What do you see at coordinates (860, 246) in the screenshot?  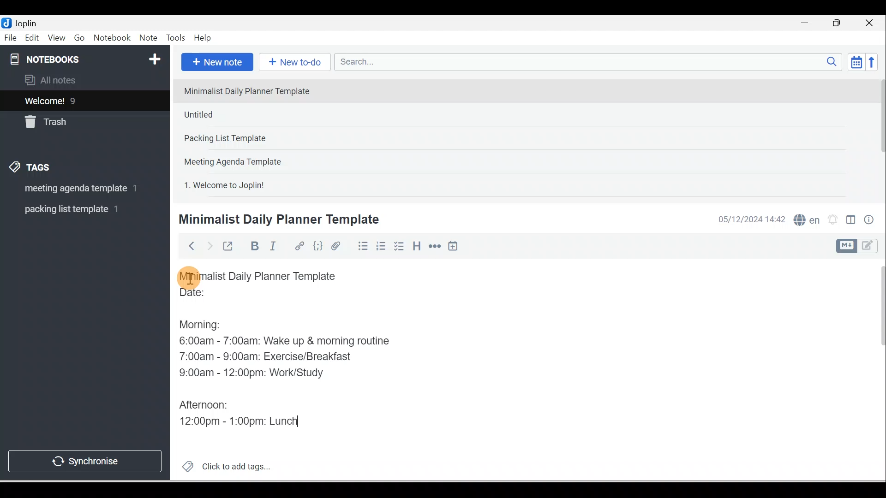 I see `Toggle editor layout` at bounding box center [860, 246].